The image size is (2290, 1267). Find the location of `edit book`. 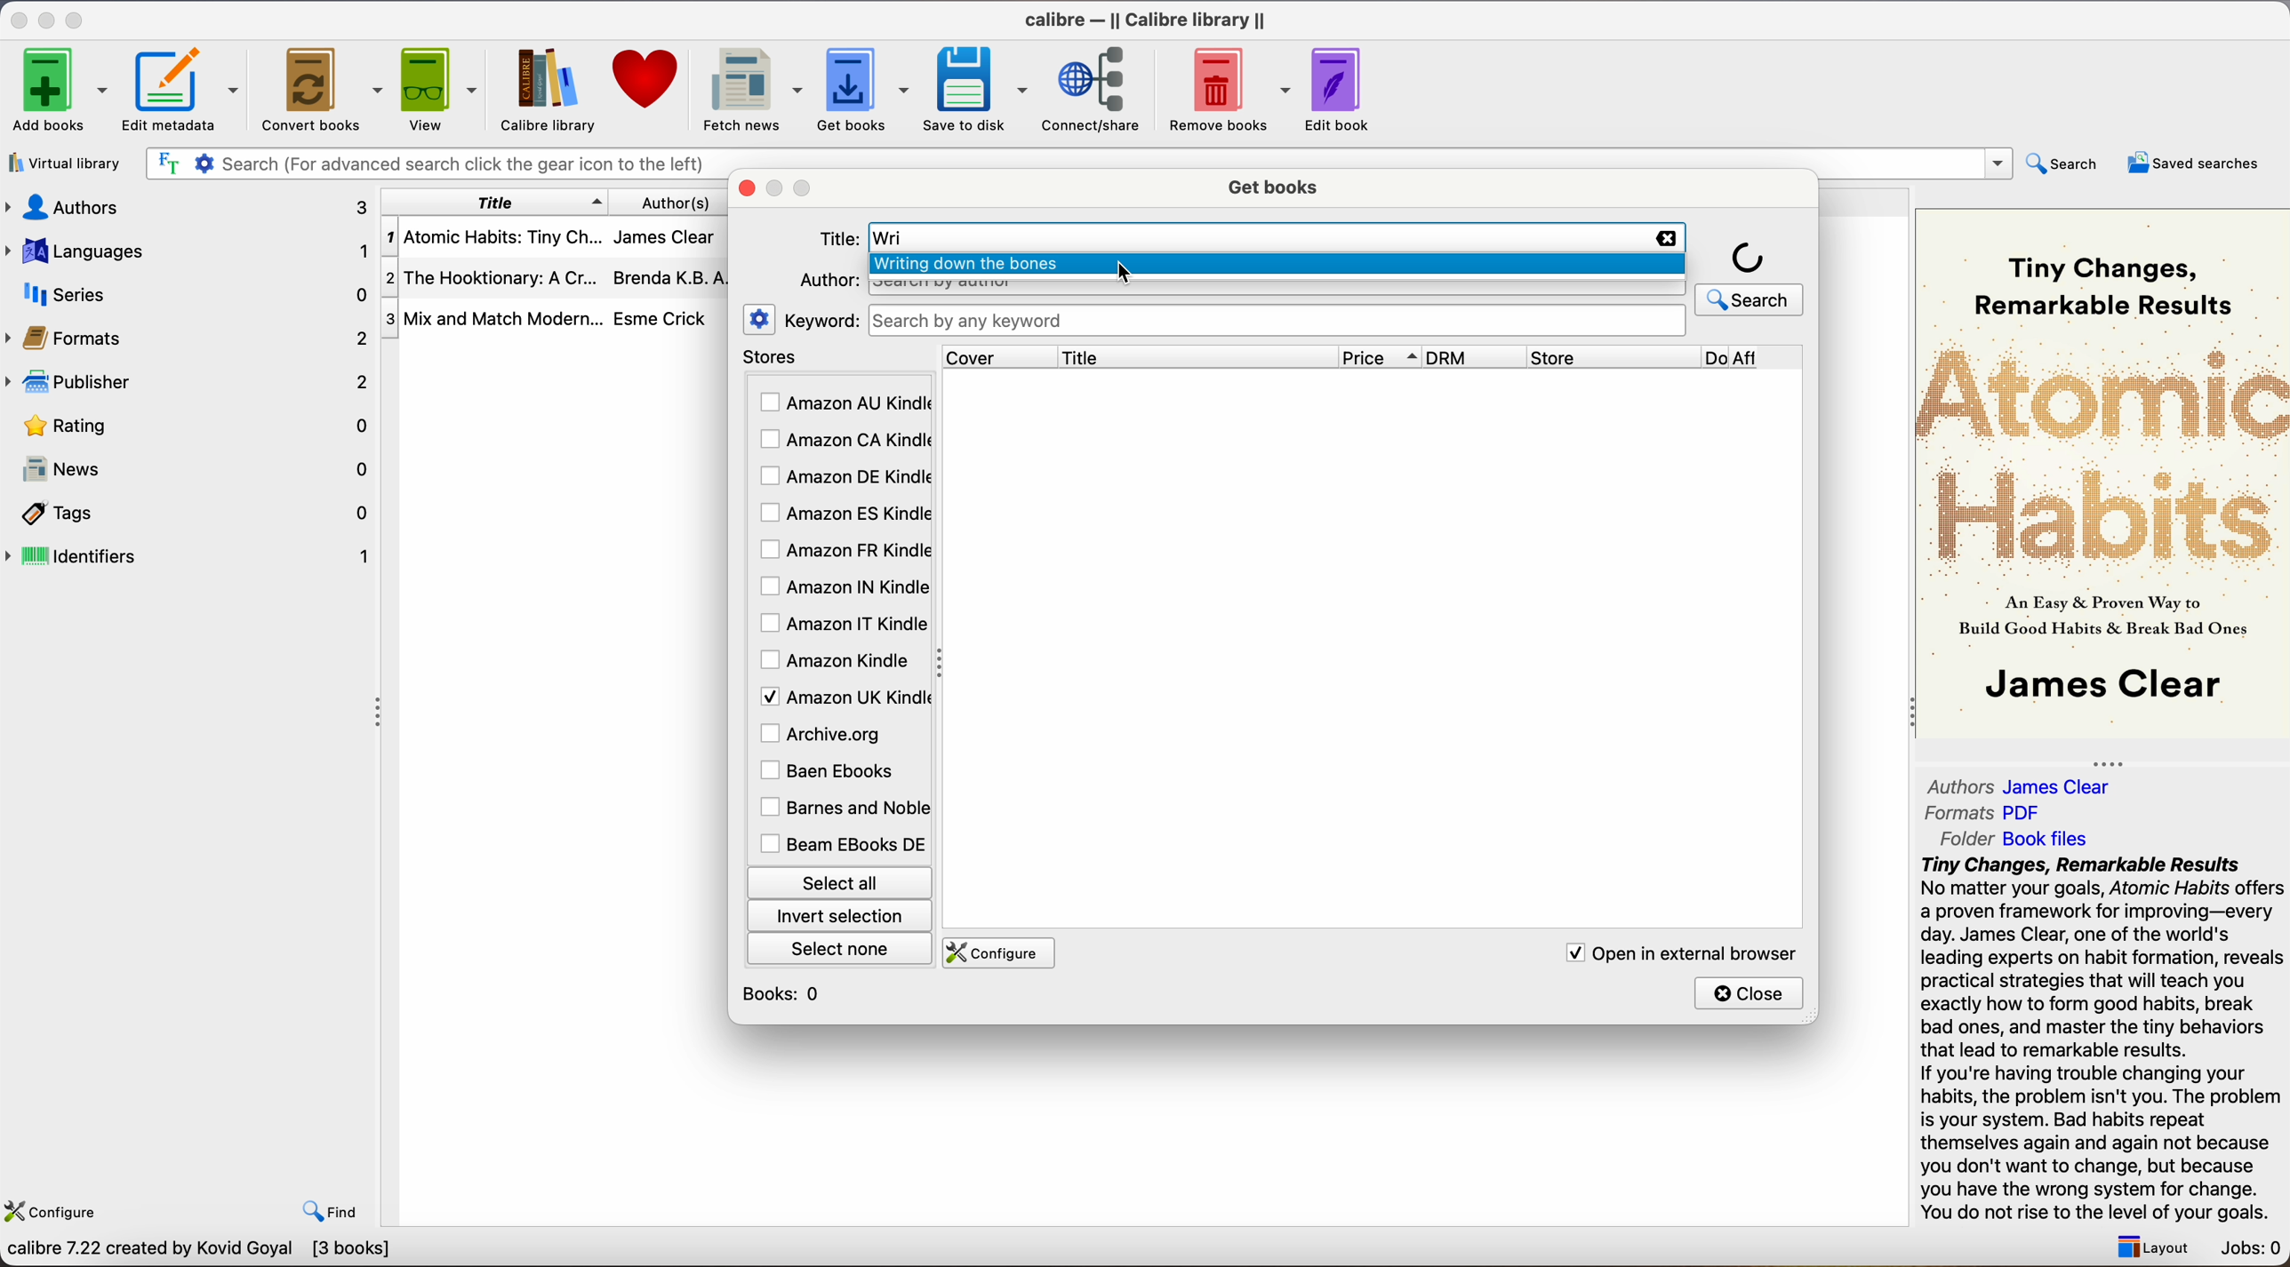

edit book is located at coordinates (1341, 90).